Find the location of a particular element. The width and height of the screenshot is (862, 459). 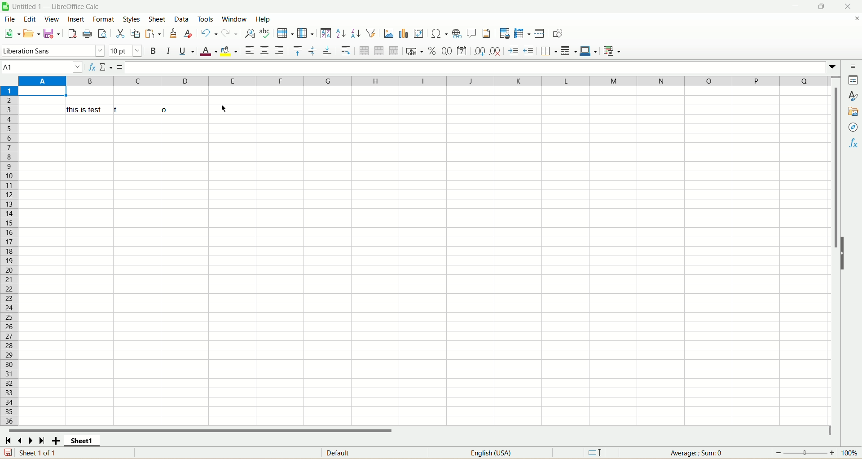

formula bar is located at coordinates (474, 67).